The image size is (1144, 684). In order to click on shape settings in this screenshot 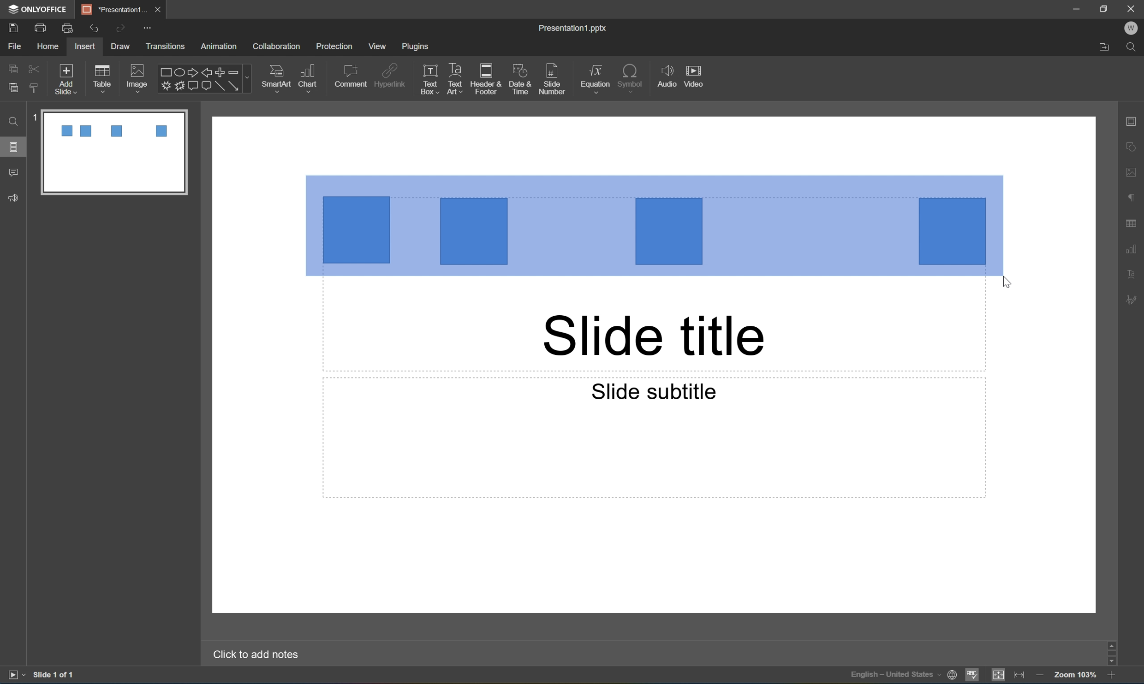, I will do `click(1135, 147)`.